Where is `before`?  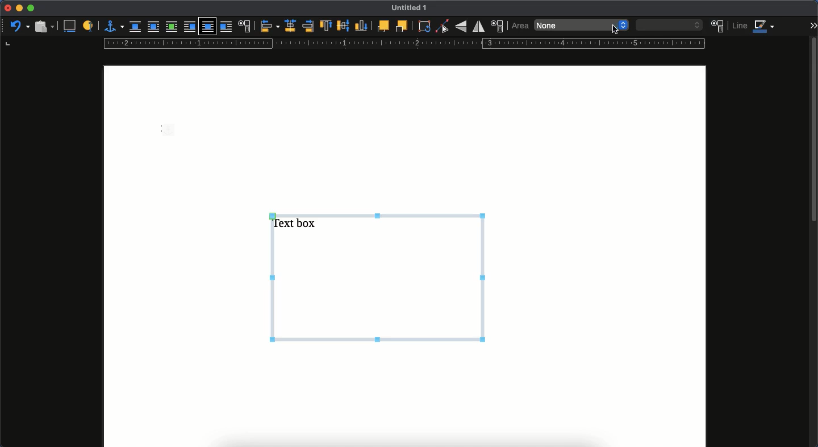 before is located at coordinates (189, 27).